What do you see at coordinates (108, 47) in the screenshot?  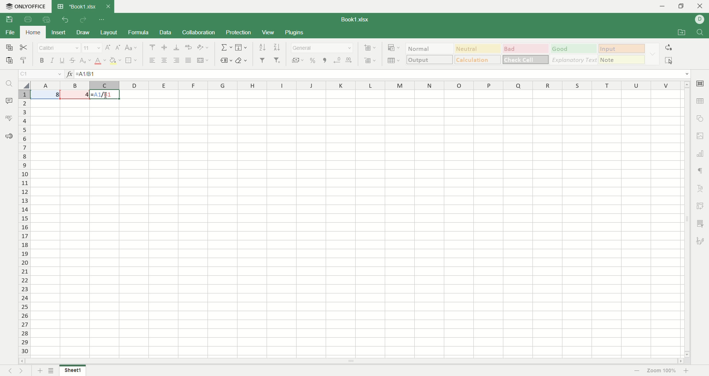 I see `increase font size` at bounding box center [108, 47].